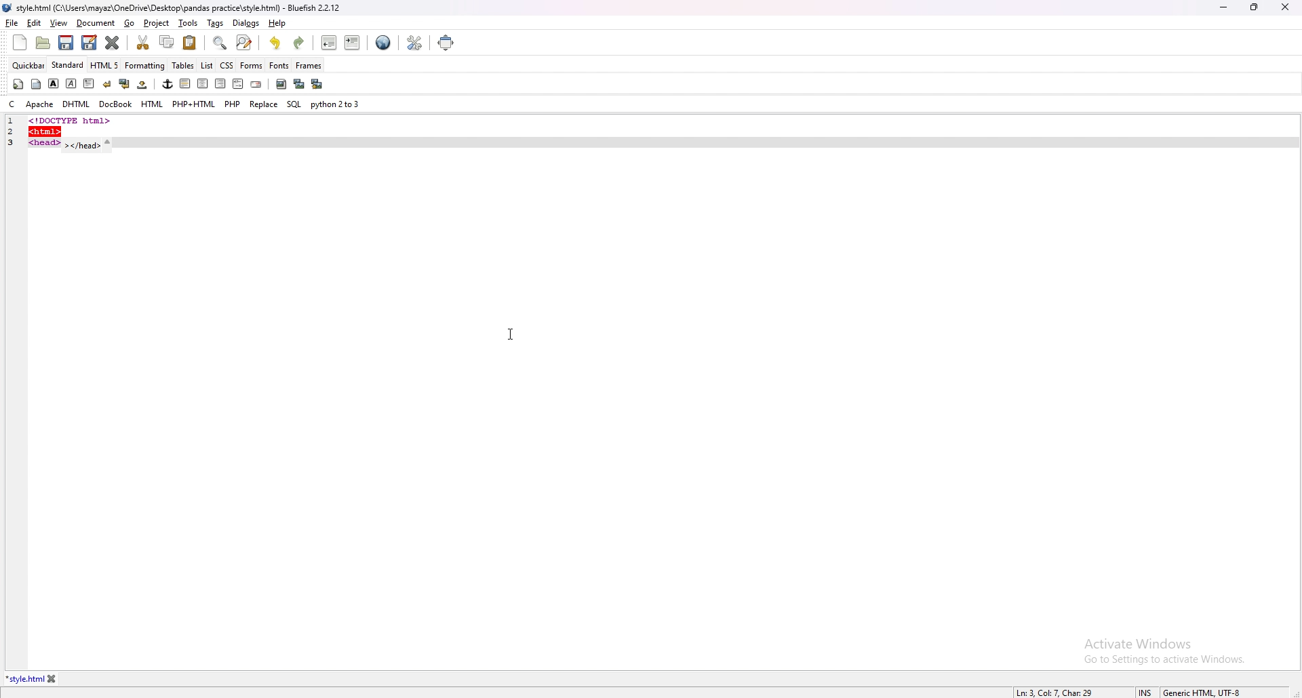  Describe the element at coordinates (1223, 8) in the screenshot. I see `minimize` at that location.